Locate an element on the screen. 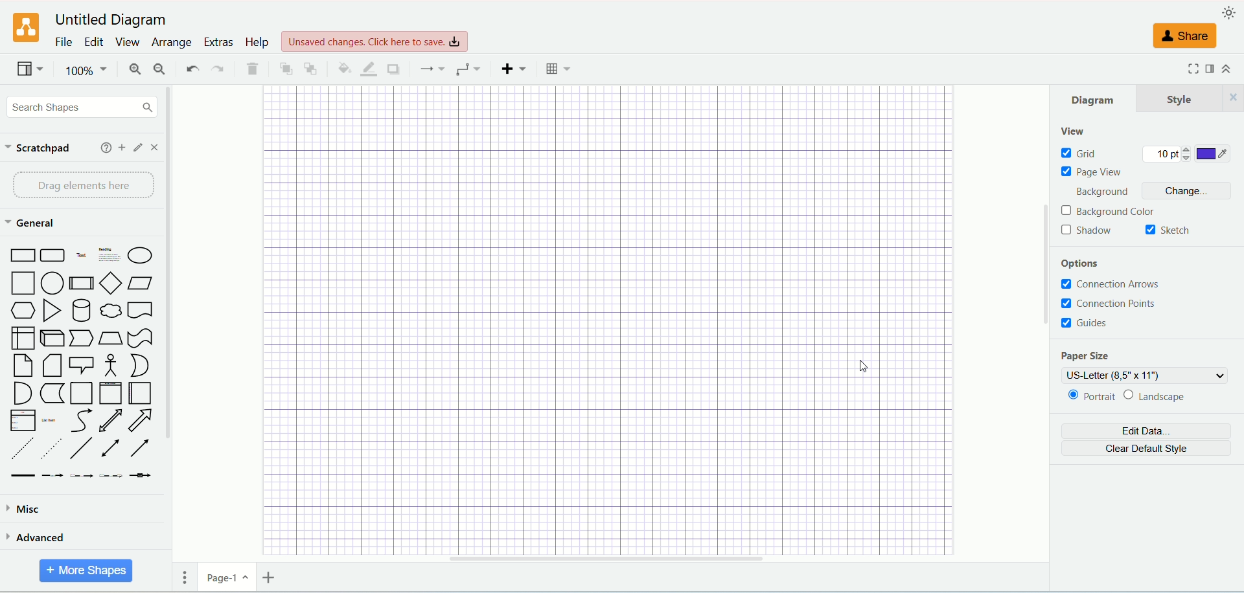 This screenshot has width=1244, height=593. search shapes is located at coordinates (82, 108).